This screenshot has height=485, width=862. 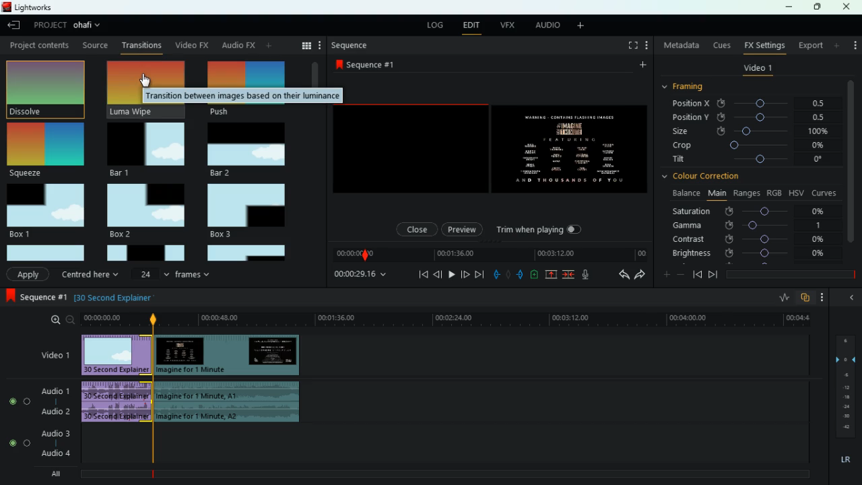 What do you see at coordinates (236, 403) in the screenshot?
I see `audio` at bounding box center [236, 403].